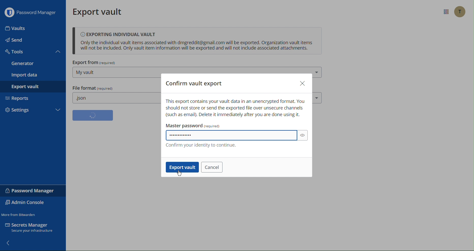  I want to click on Send, so click(16, 41).